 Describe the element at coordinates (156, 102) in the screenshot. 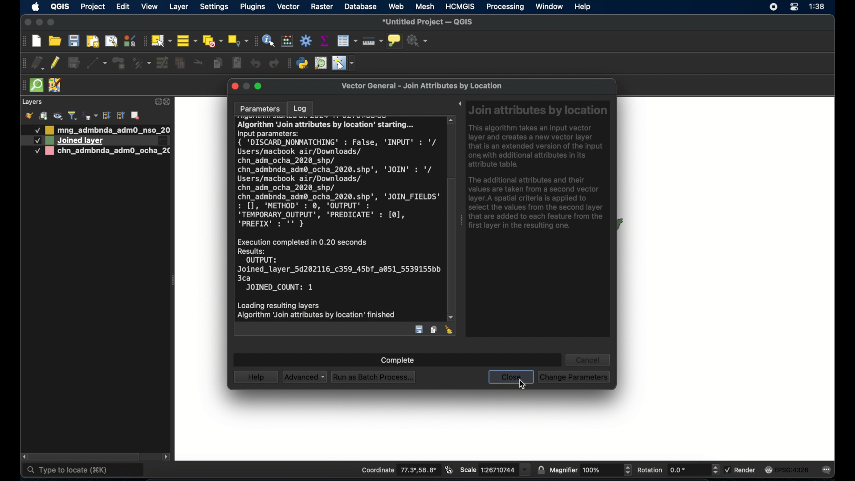

I see `expand` at that location.